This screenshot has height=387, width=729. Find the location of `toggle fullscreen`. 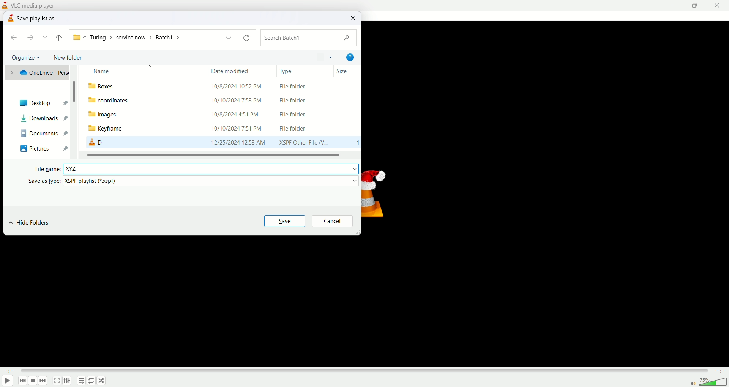

toggle fullscreen is located at coordinates (57, 381).